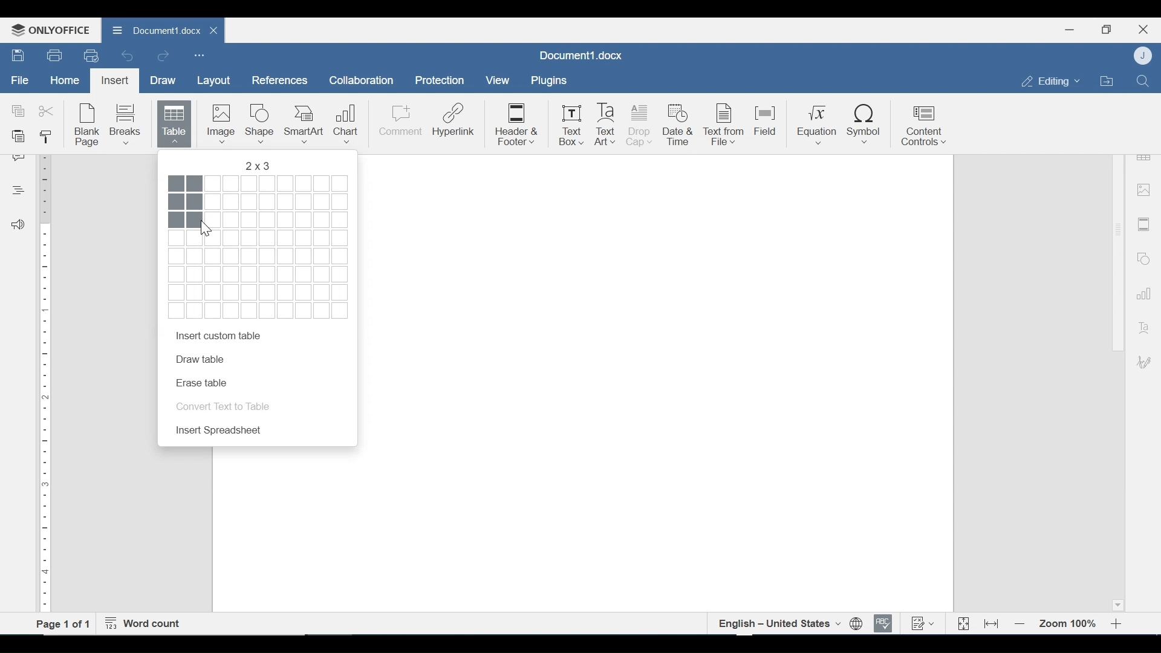  Describe the element at coordinates (922, 623) in the screenshot. I see `Track Changes` at that location.